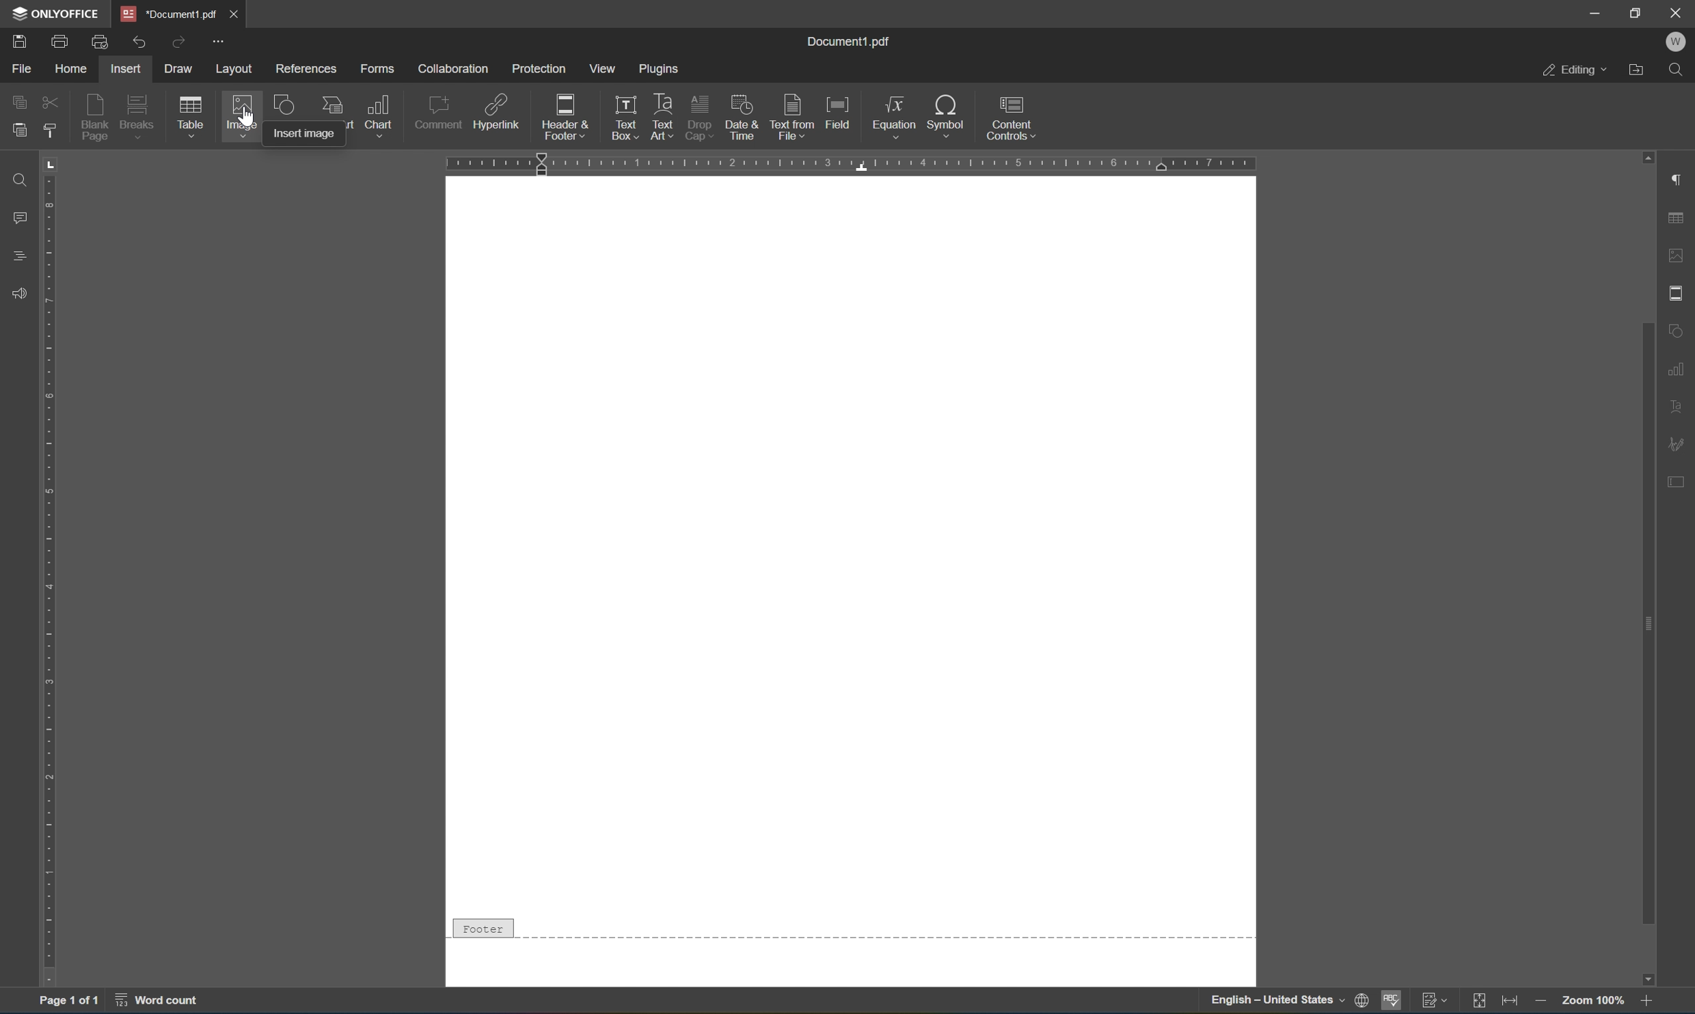 This screenshot has width=1695, height=1014. Describe the element at coordinates (1680, 180) in the screenshot. I see `paragraph settings` at that location.